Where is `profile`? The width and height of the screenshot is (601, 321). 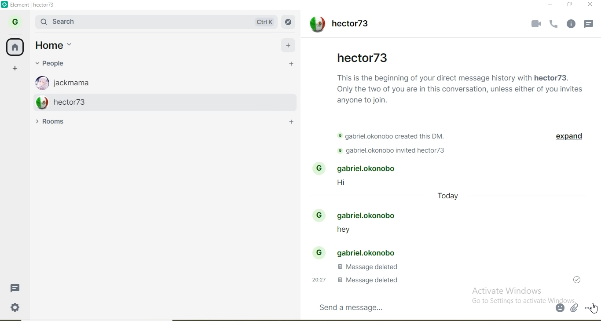 profile is located at coordinates (17, 21).